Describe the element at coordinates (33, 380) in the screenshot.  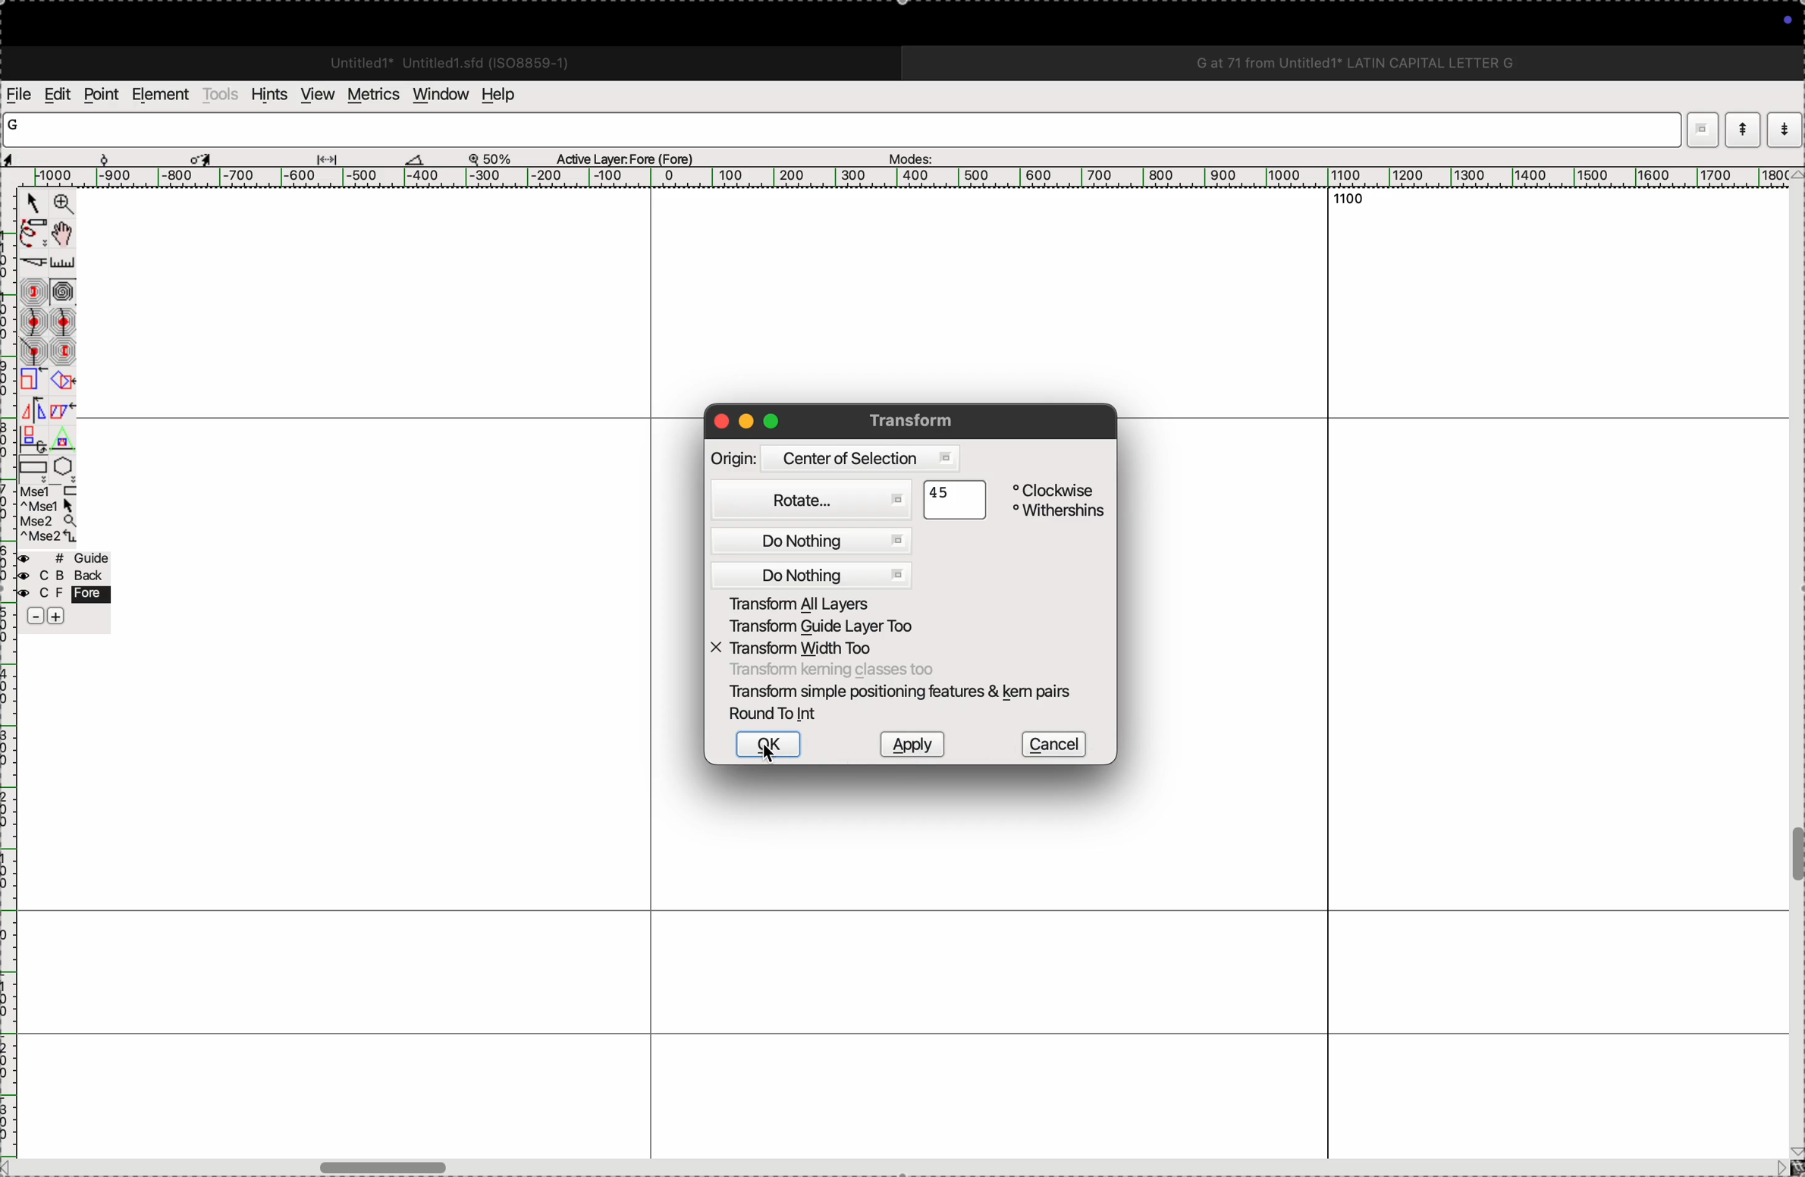
I see `scale` at that location.